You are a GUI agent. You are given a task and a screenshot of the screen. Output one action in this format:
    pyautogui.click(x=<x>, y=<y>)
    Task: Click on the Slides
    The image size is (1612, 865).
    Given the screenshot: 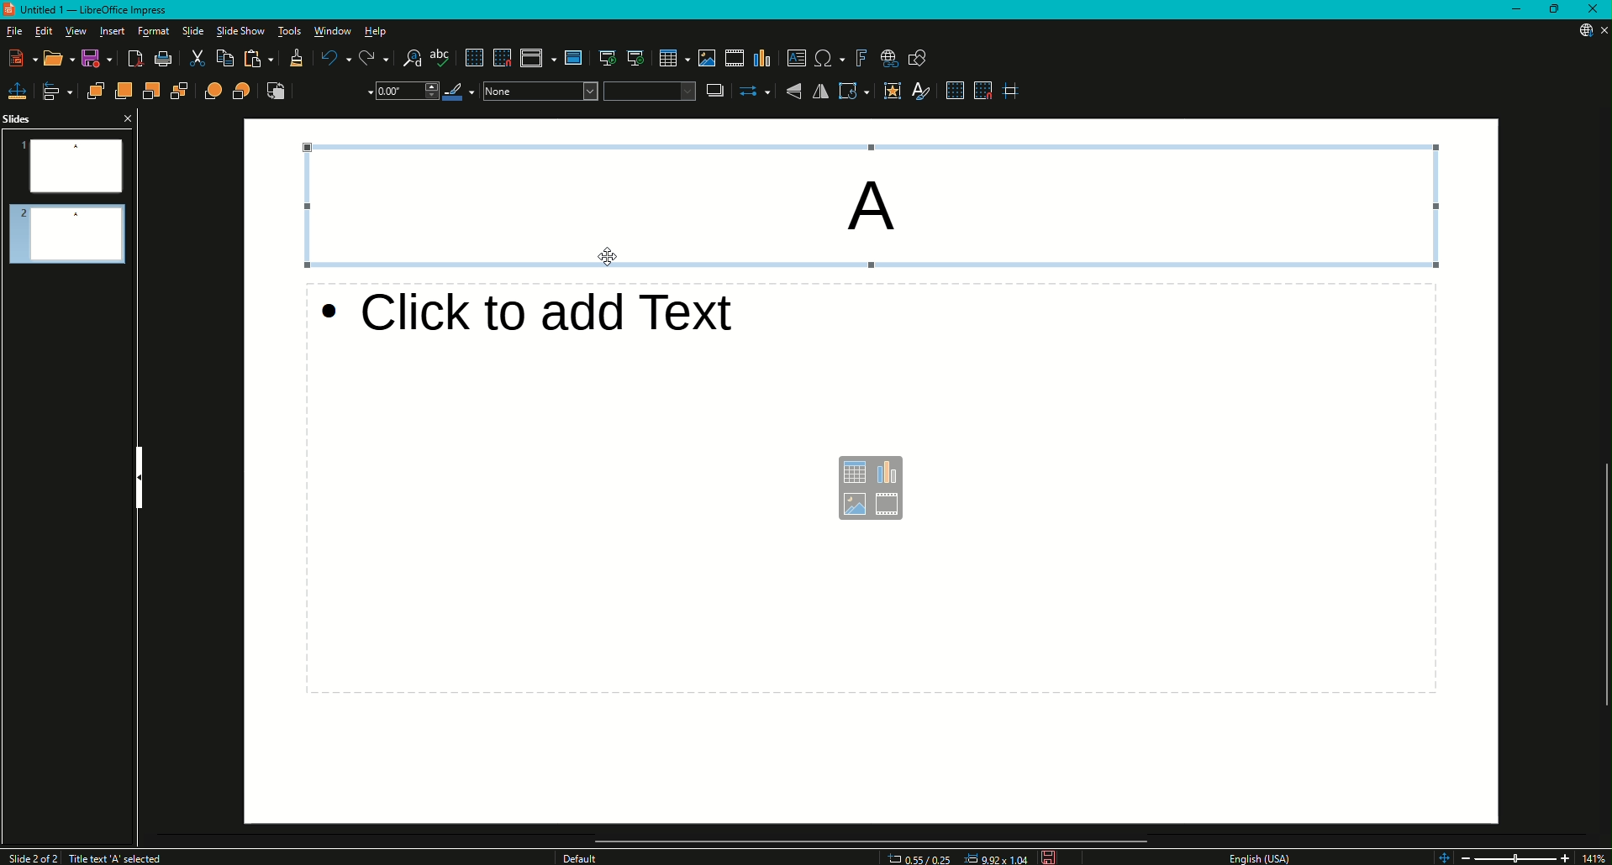 What is the action you would take?
    pyautogui.click(x=25, y=118)
    